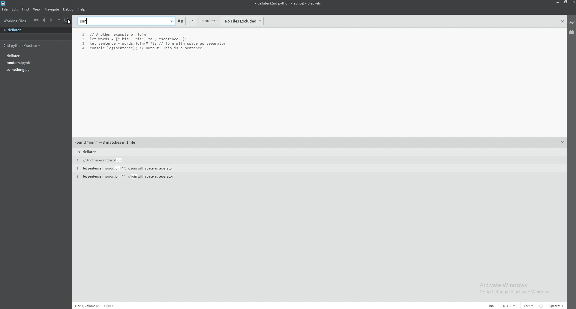  Describe the element at coordinates (130, 177) in the screenshot. I see `3 let sentence =words.join(" *; // join with space as separator` at that location.